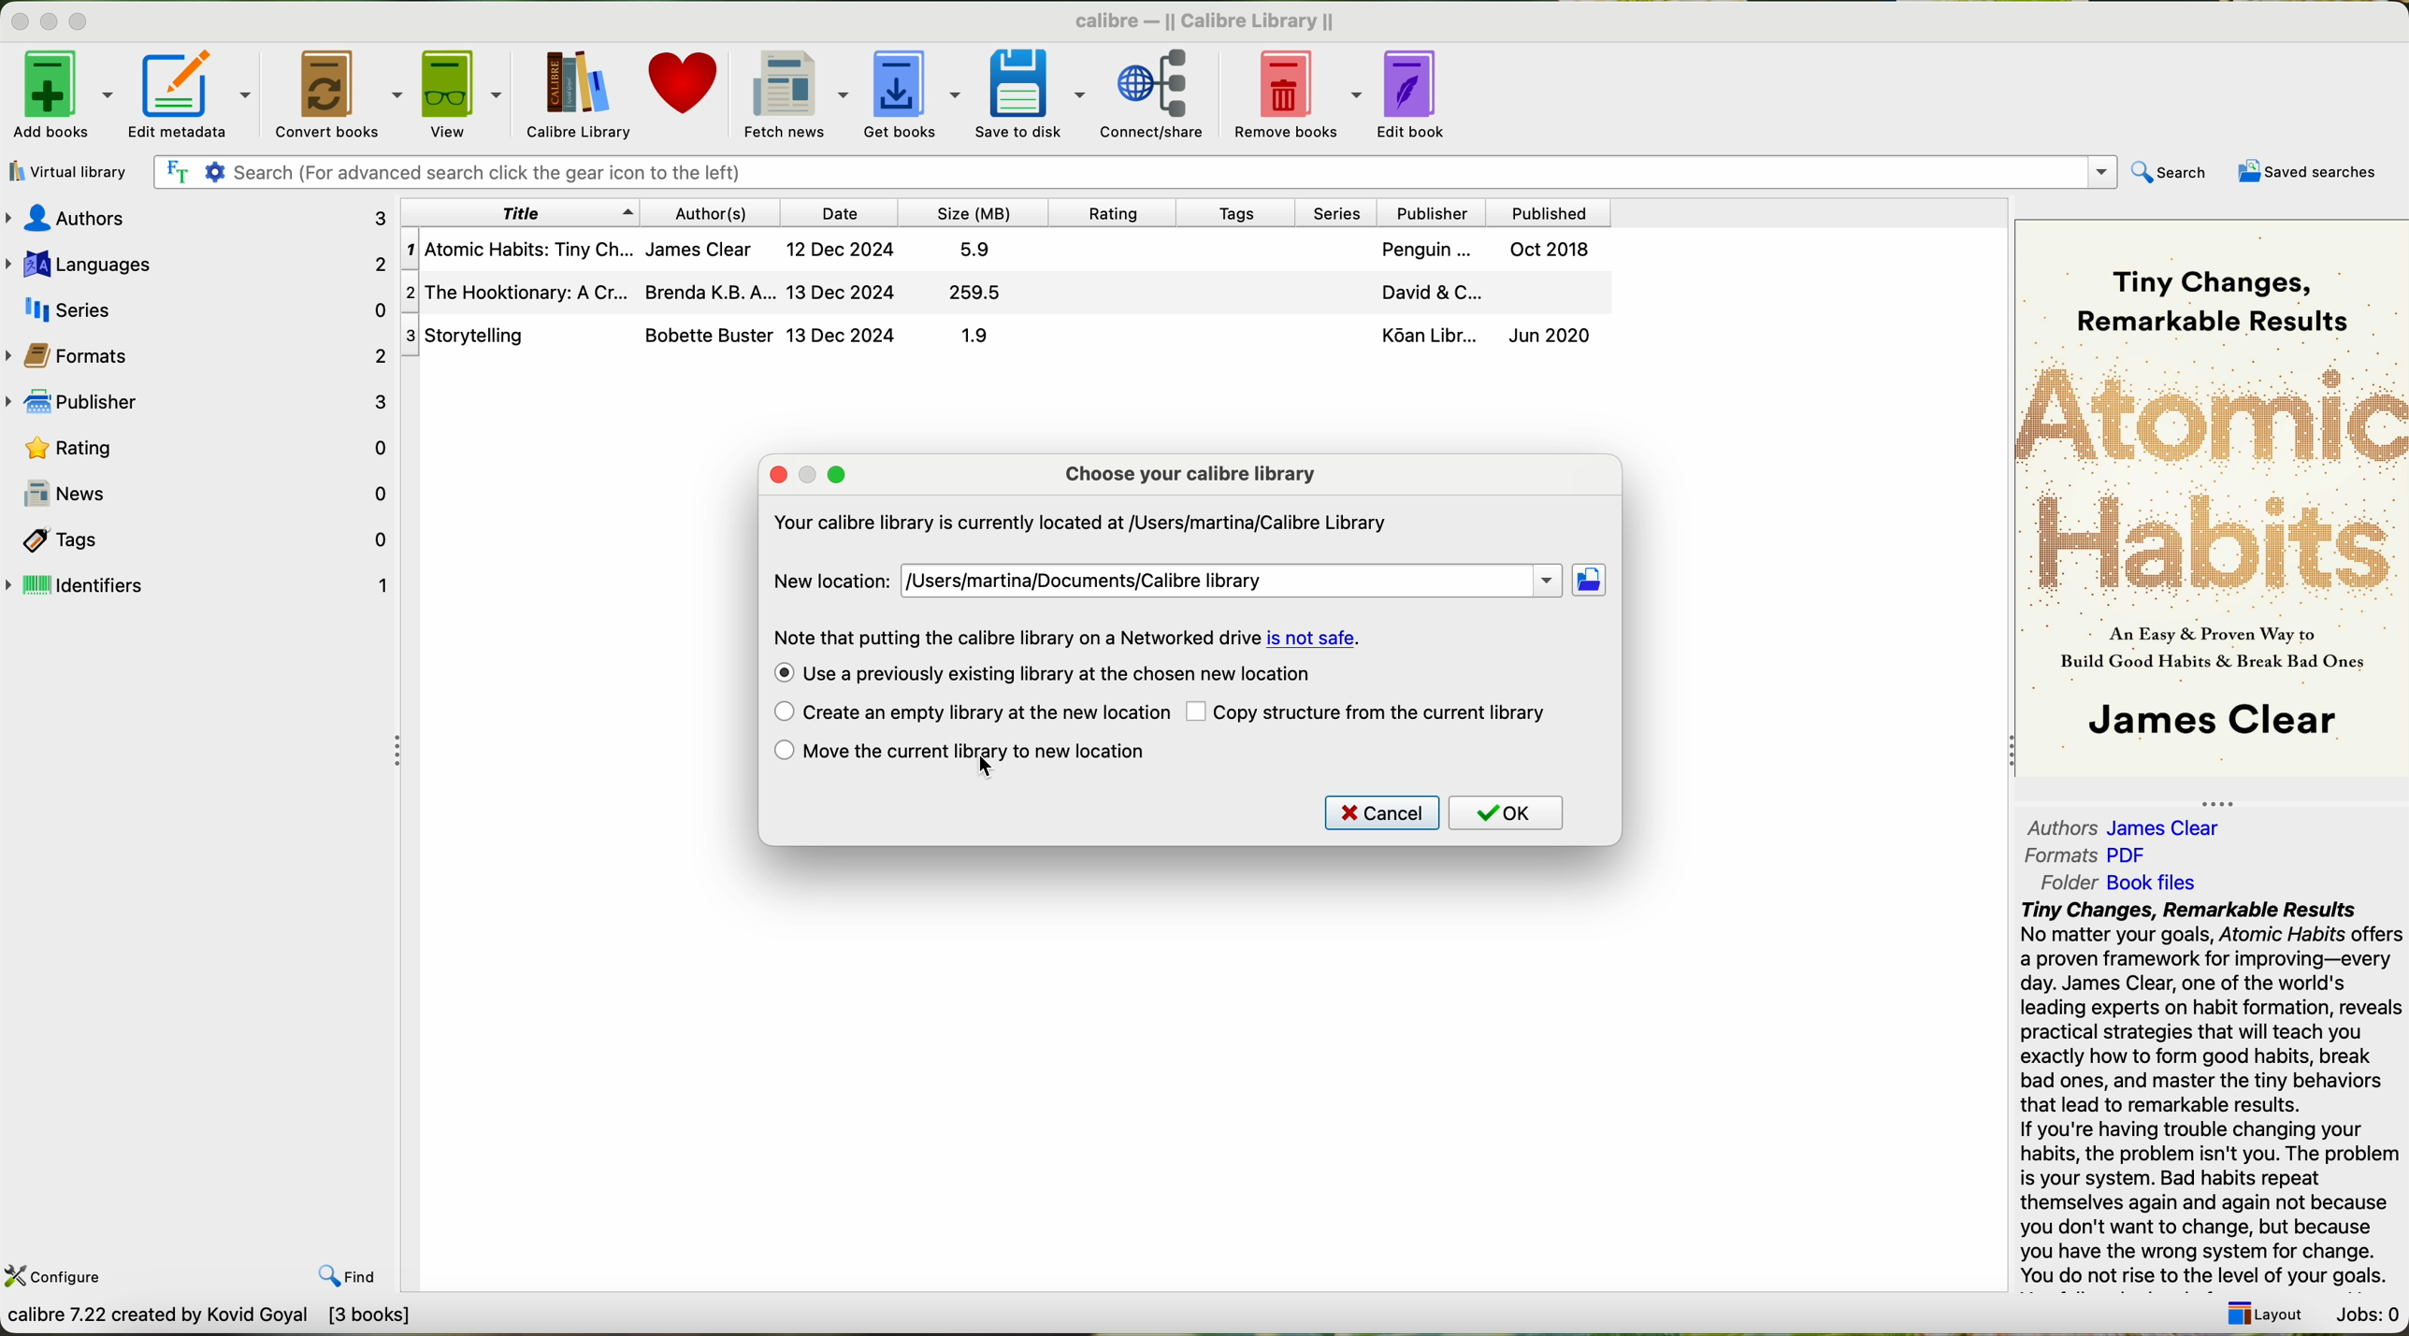 The image size is (2409, 1336). I want to click on 2| The Hooktionary: A Cr... Brenda K.B. A... 13 Dec 2024 259.5, so click(719, 292).